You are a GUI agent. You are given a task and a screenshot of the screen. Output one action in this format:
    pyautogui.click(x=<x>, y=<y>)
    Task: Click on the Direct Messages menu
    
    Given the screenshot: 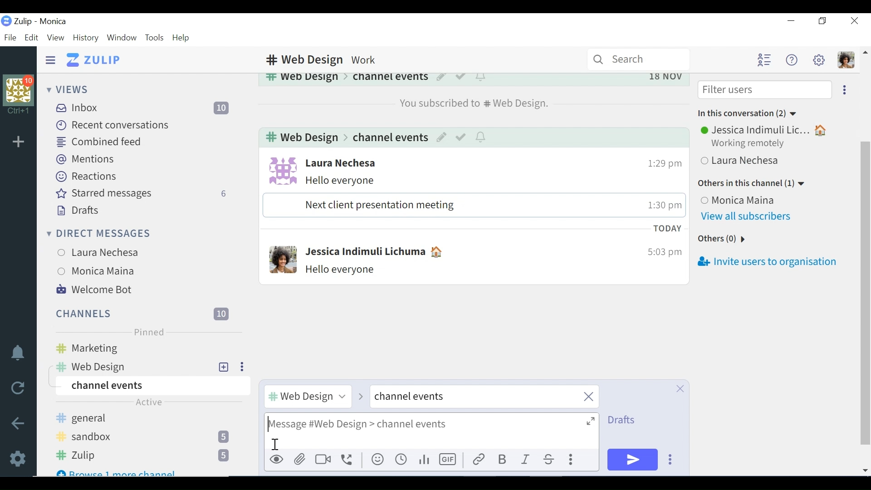 What is the action you would take?
    pyautogui.click(x=98, y=232)
    